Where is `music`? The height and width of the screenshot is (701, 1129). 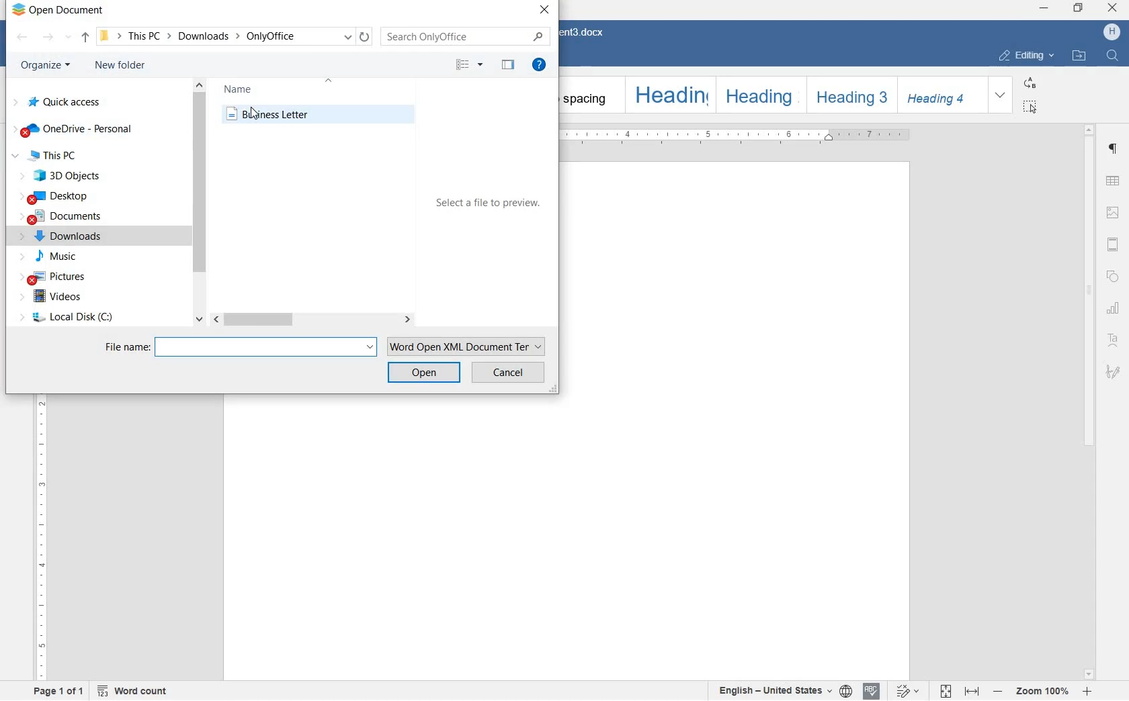 music is located at coordinates (48, 257).